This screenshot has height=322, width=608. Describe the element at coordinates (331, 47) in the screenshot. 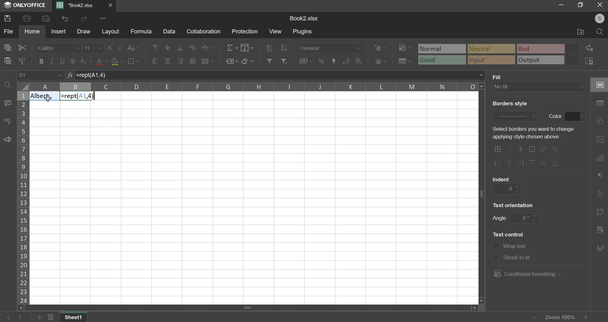

I see `number format` at that location.